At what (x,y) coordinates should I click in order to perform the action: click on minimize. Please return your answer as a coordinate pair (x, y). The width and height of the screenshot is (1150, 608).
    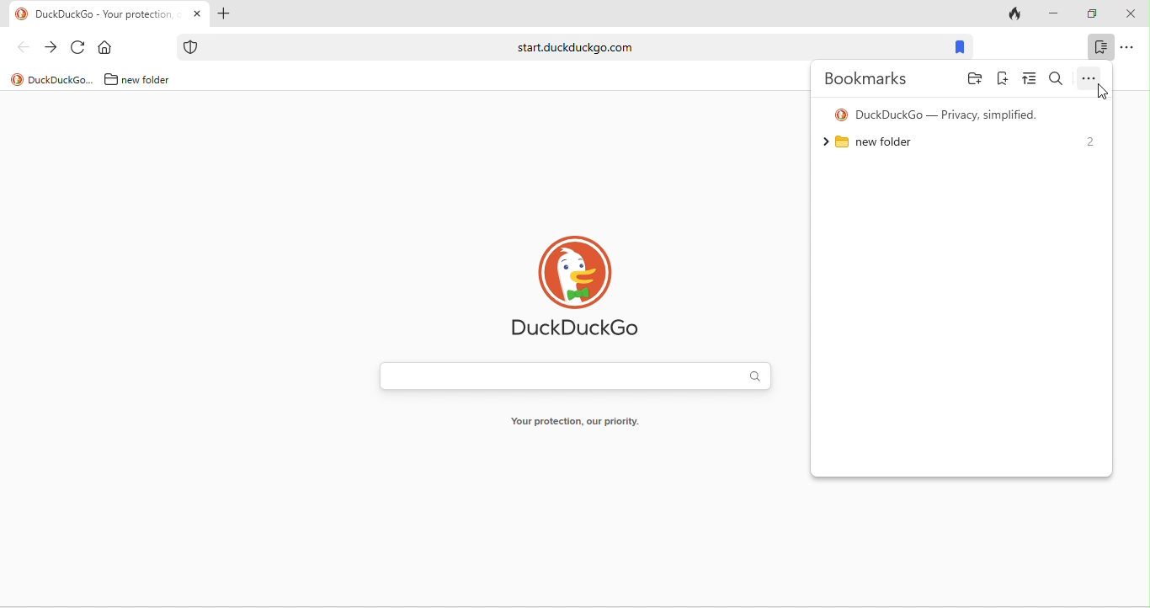
    Looking at the image, I should click on (1054, 14).